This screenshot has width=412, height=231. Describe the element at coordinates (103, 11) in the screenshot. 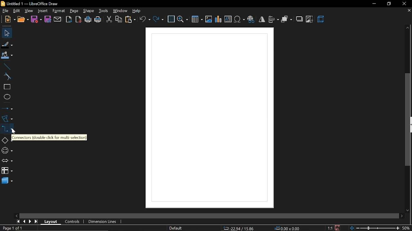

I see `tools` at that location.